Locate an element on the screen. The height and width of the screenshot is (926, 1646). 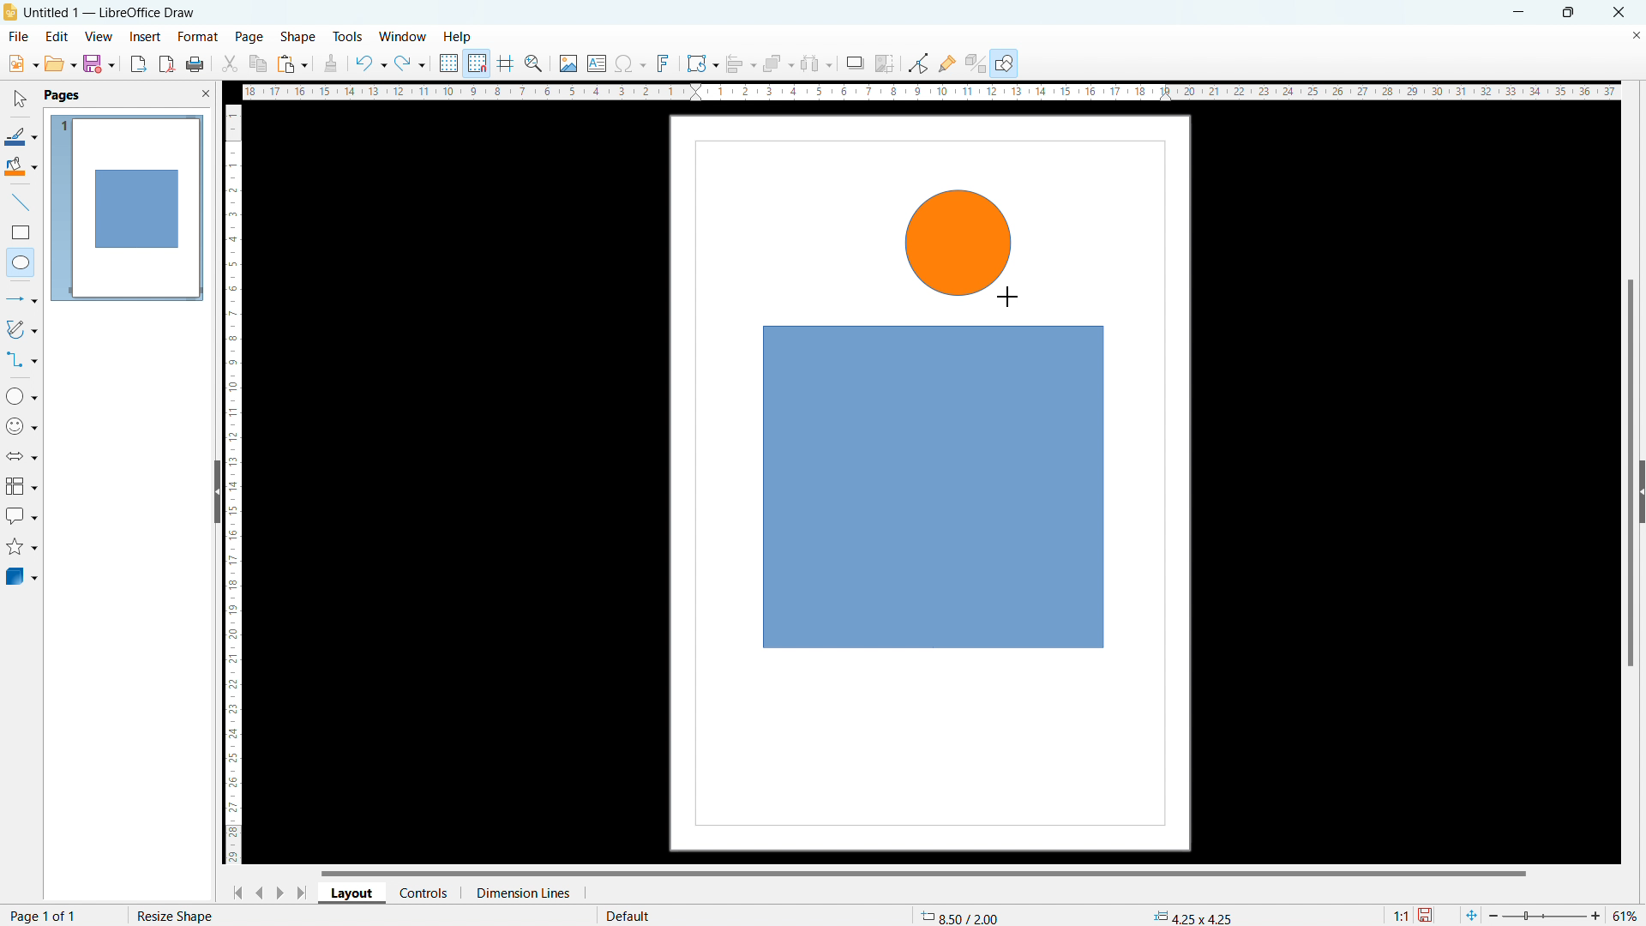
dimension changed is located at coordinates (1192, 916).